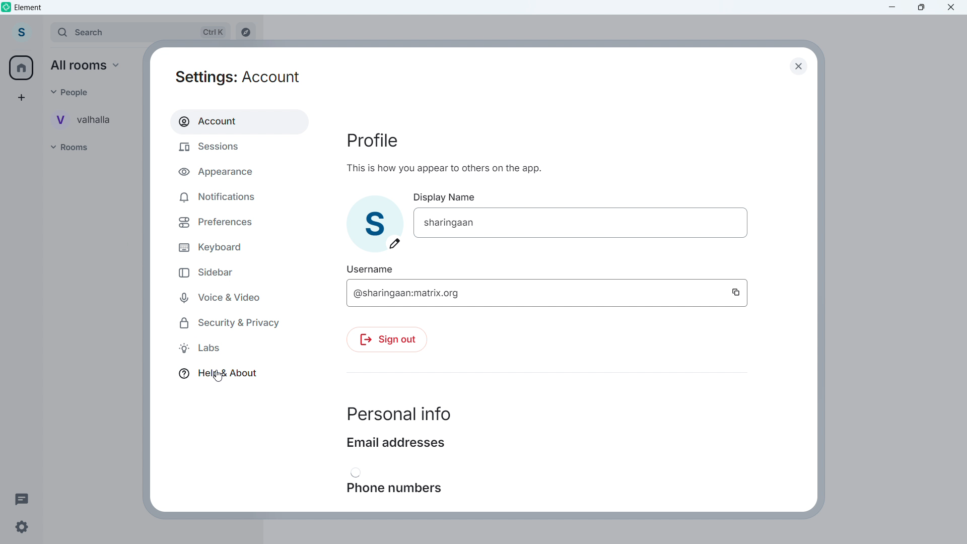 The height and width of the screenshot is (544, 967). I want to click on Email addresses , so click(398, 443).